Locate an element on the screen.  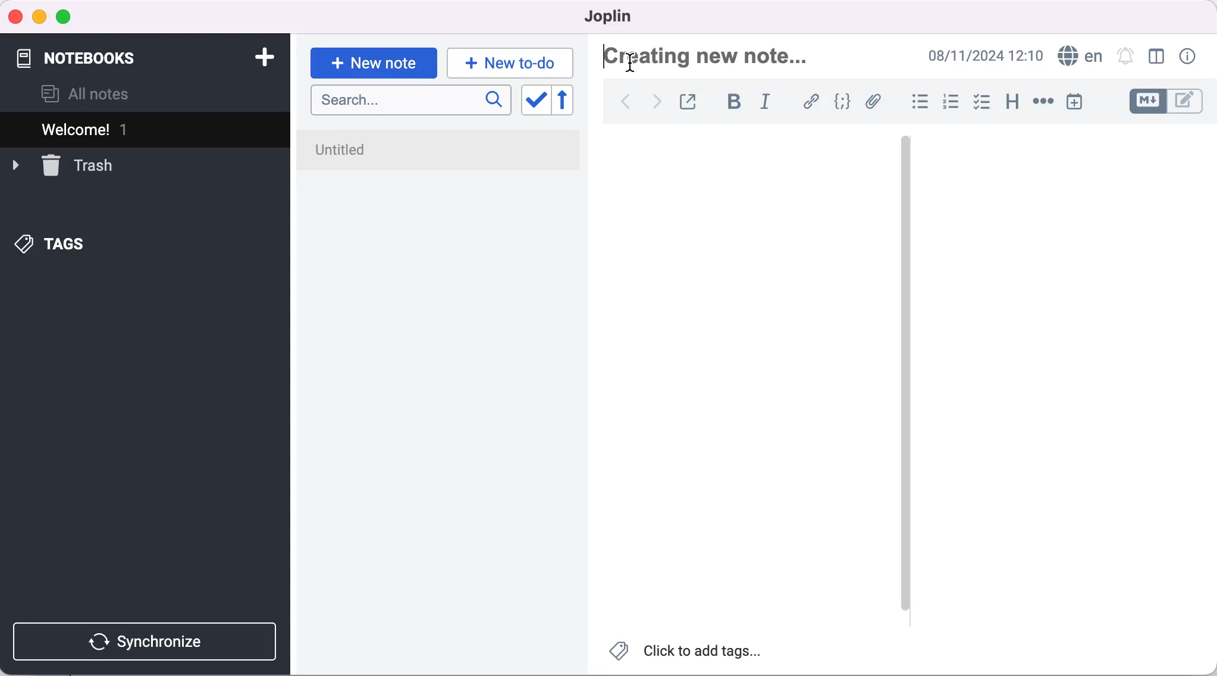
blank canvas is located at coordinates (1043, 381).